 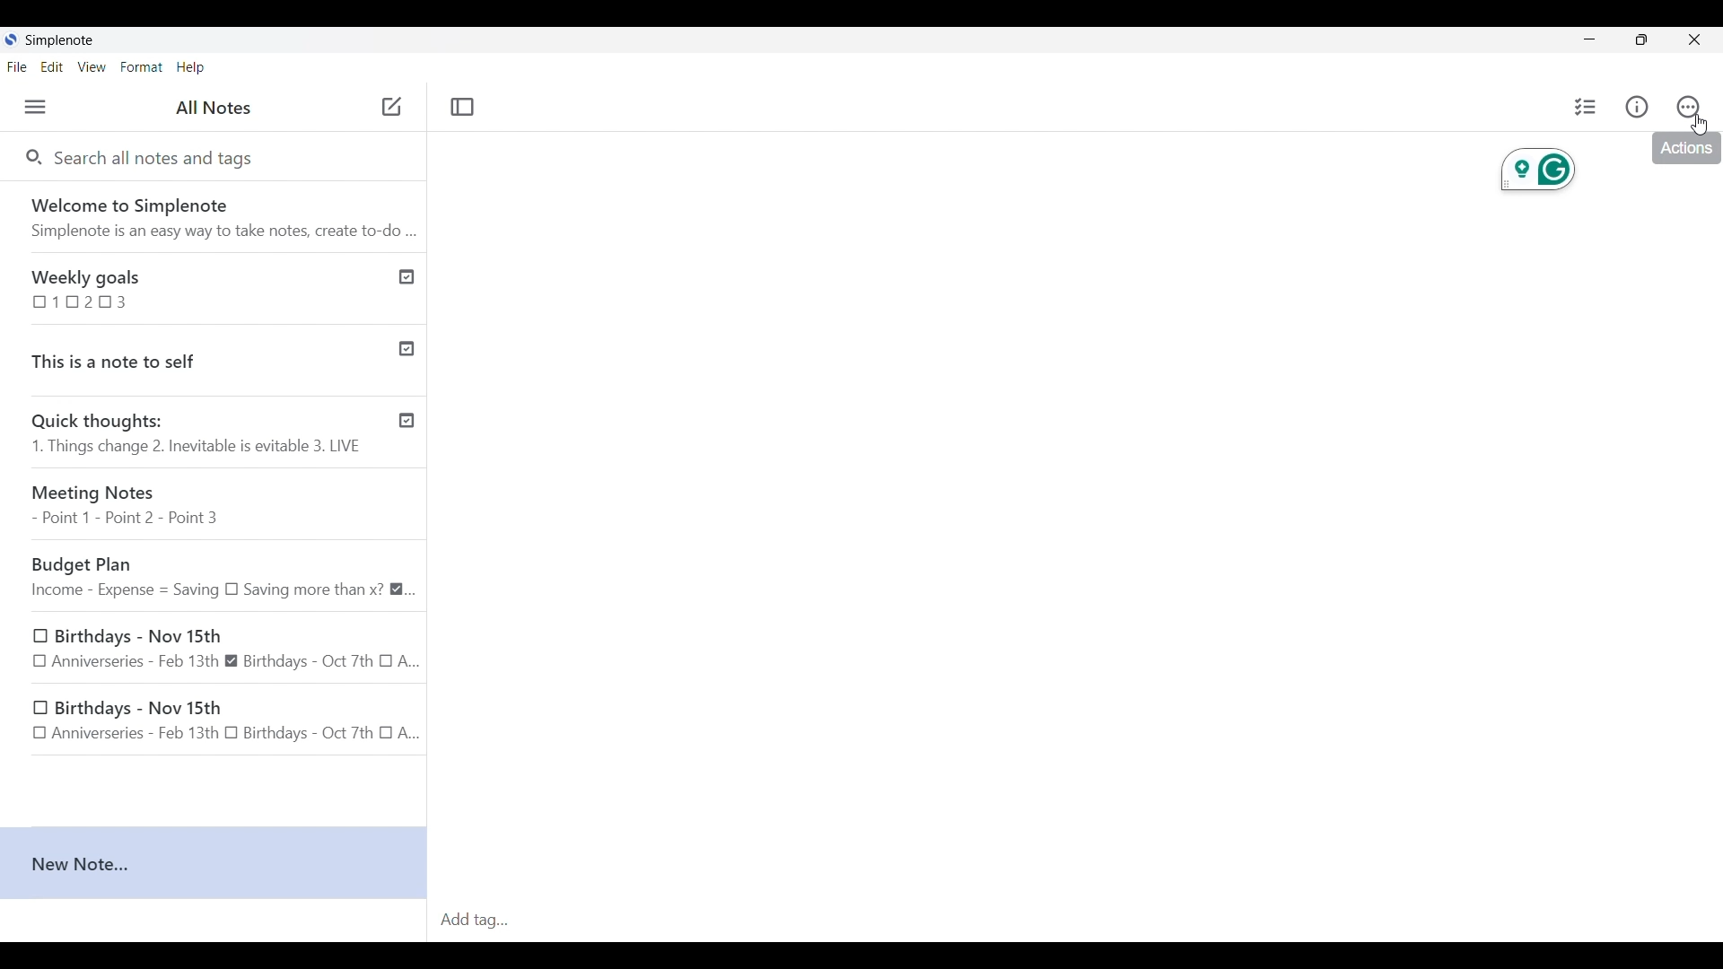 What do you see at coordinates (11, 39) in the screenshot?
I see `Software logo` at bounding box center [11, 39].